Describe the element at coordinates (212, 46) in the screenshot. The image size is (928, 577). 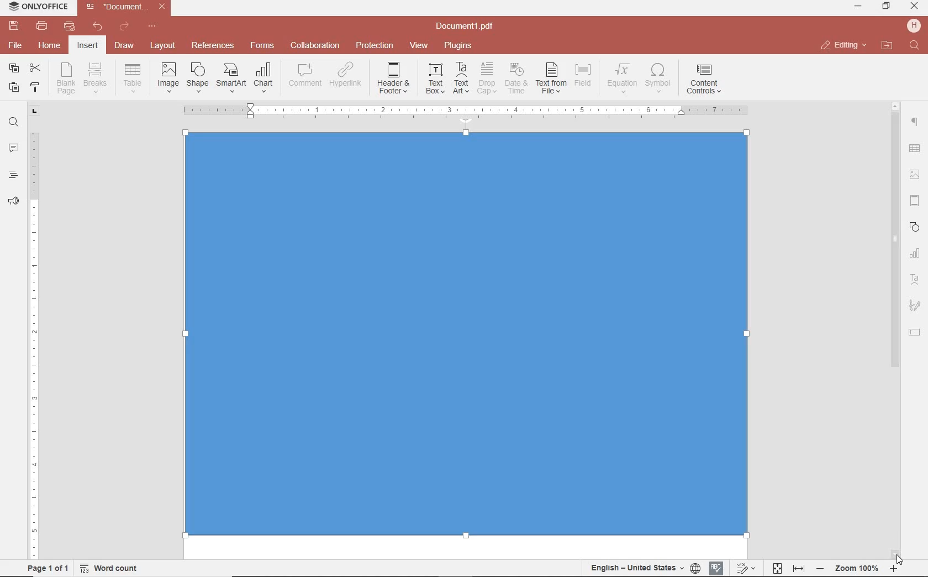
I see `reference` at that location.